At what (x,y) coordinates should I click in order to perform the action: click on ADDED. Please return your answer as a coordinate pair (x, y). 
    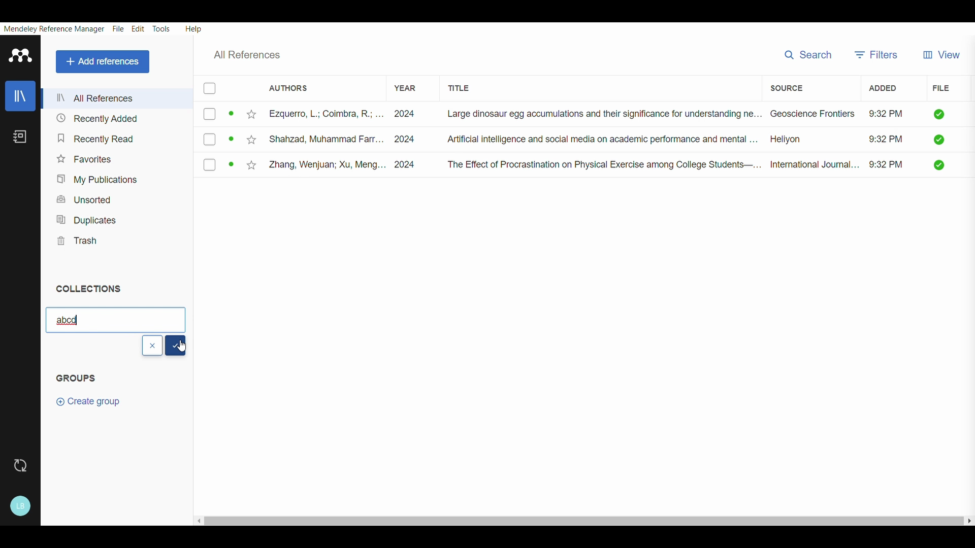
    Looking at the image, I should click on (879, 89).